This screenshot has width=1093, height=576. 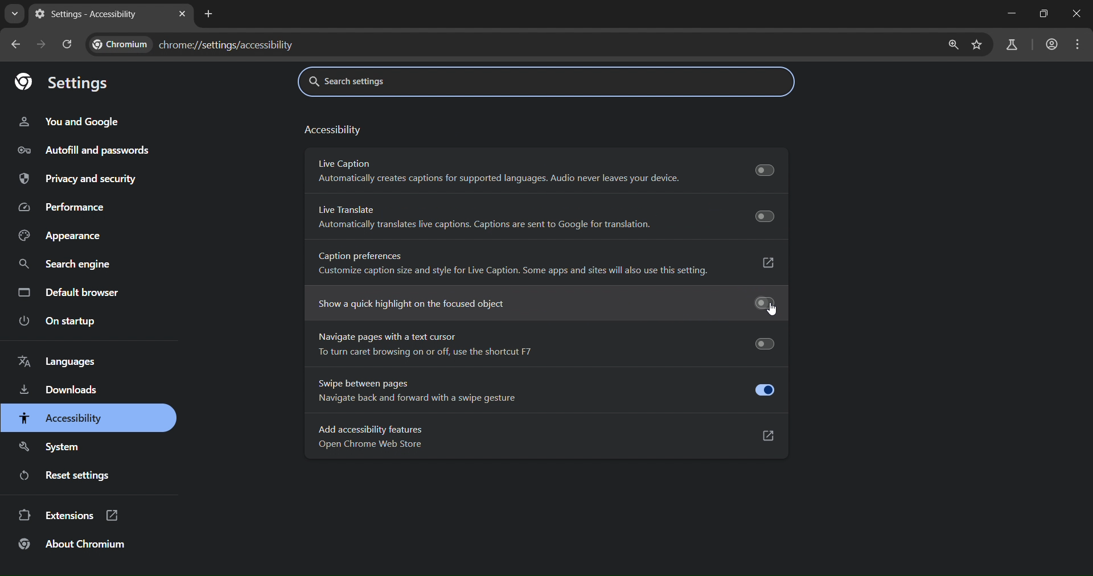 I want to click on languages, so click(x=60, y=361).